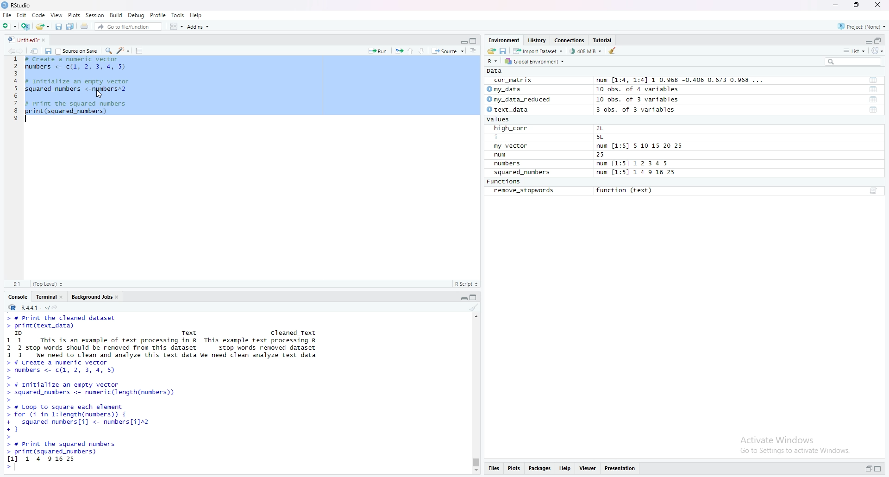  I want to click on Global Environment, so click(535, 61).